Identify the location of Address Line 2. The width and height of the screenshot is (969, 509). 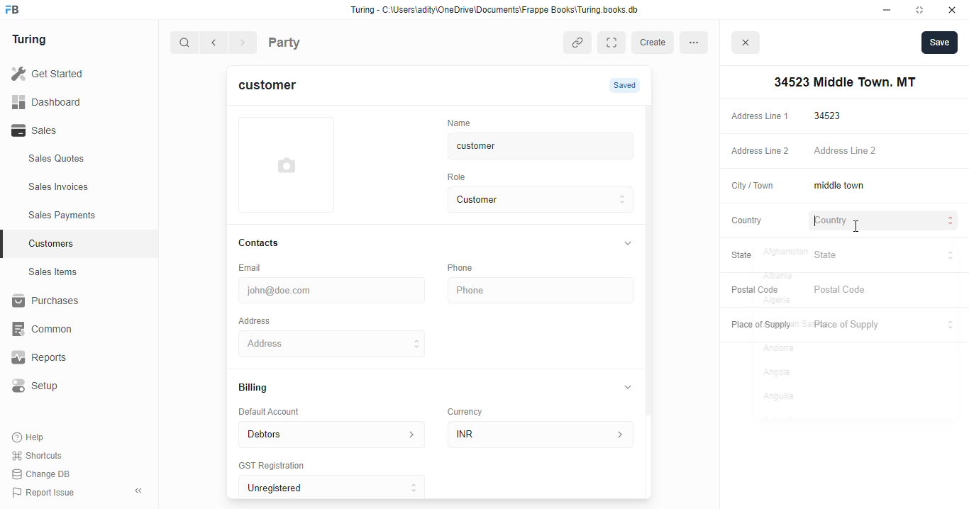
(885, 152).